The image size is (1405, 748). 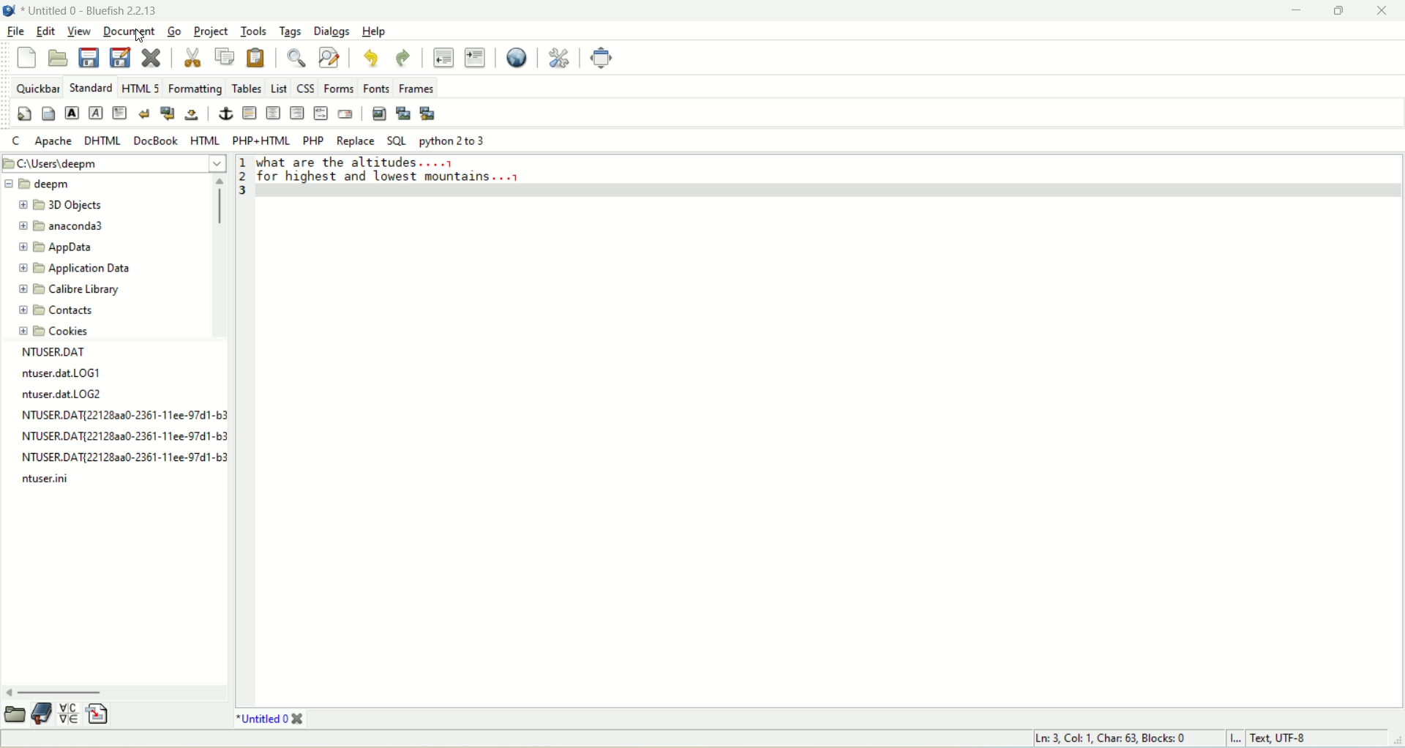 I want to click on close, so click(x=1384, y=12).